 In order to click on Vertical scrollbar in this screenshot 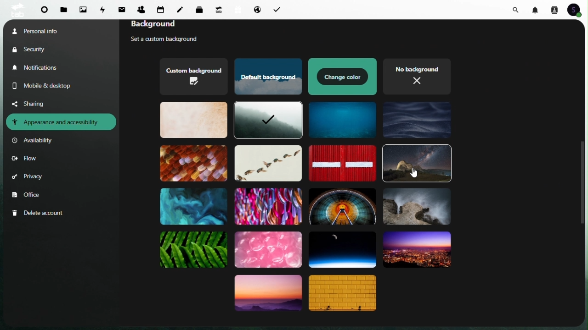, I will do `click(583, 181)`.